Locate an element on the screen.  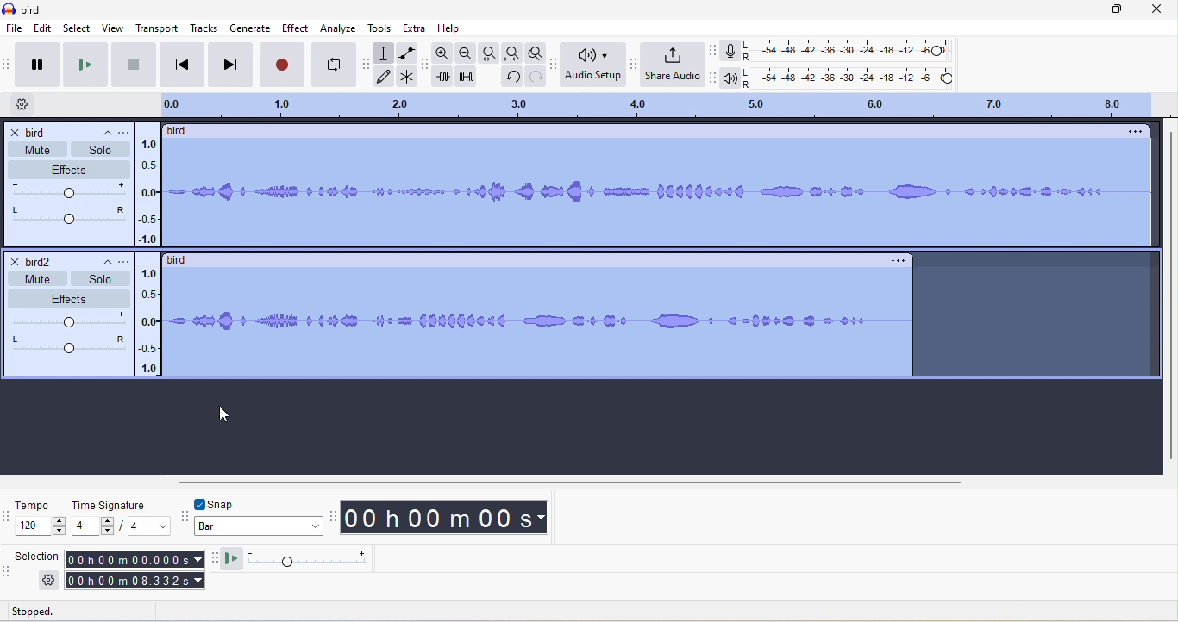
solo is located at coordinates (101, 147).